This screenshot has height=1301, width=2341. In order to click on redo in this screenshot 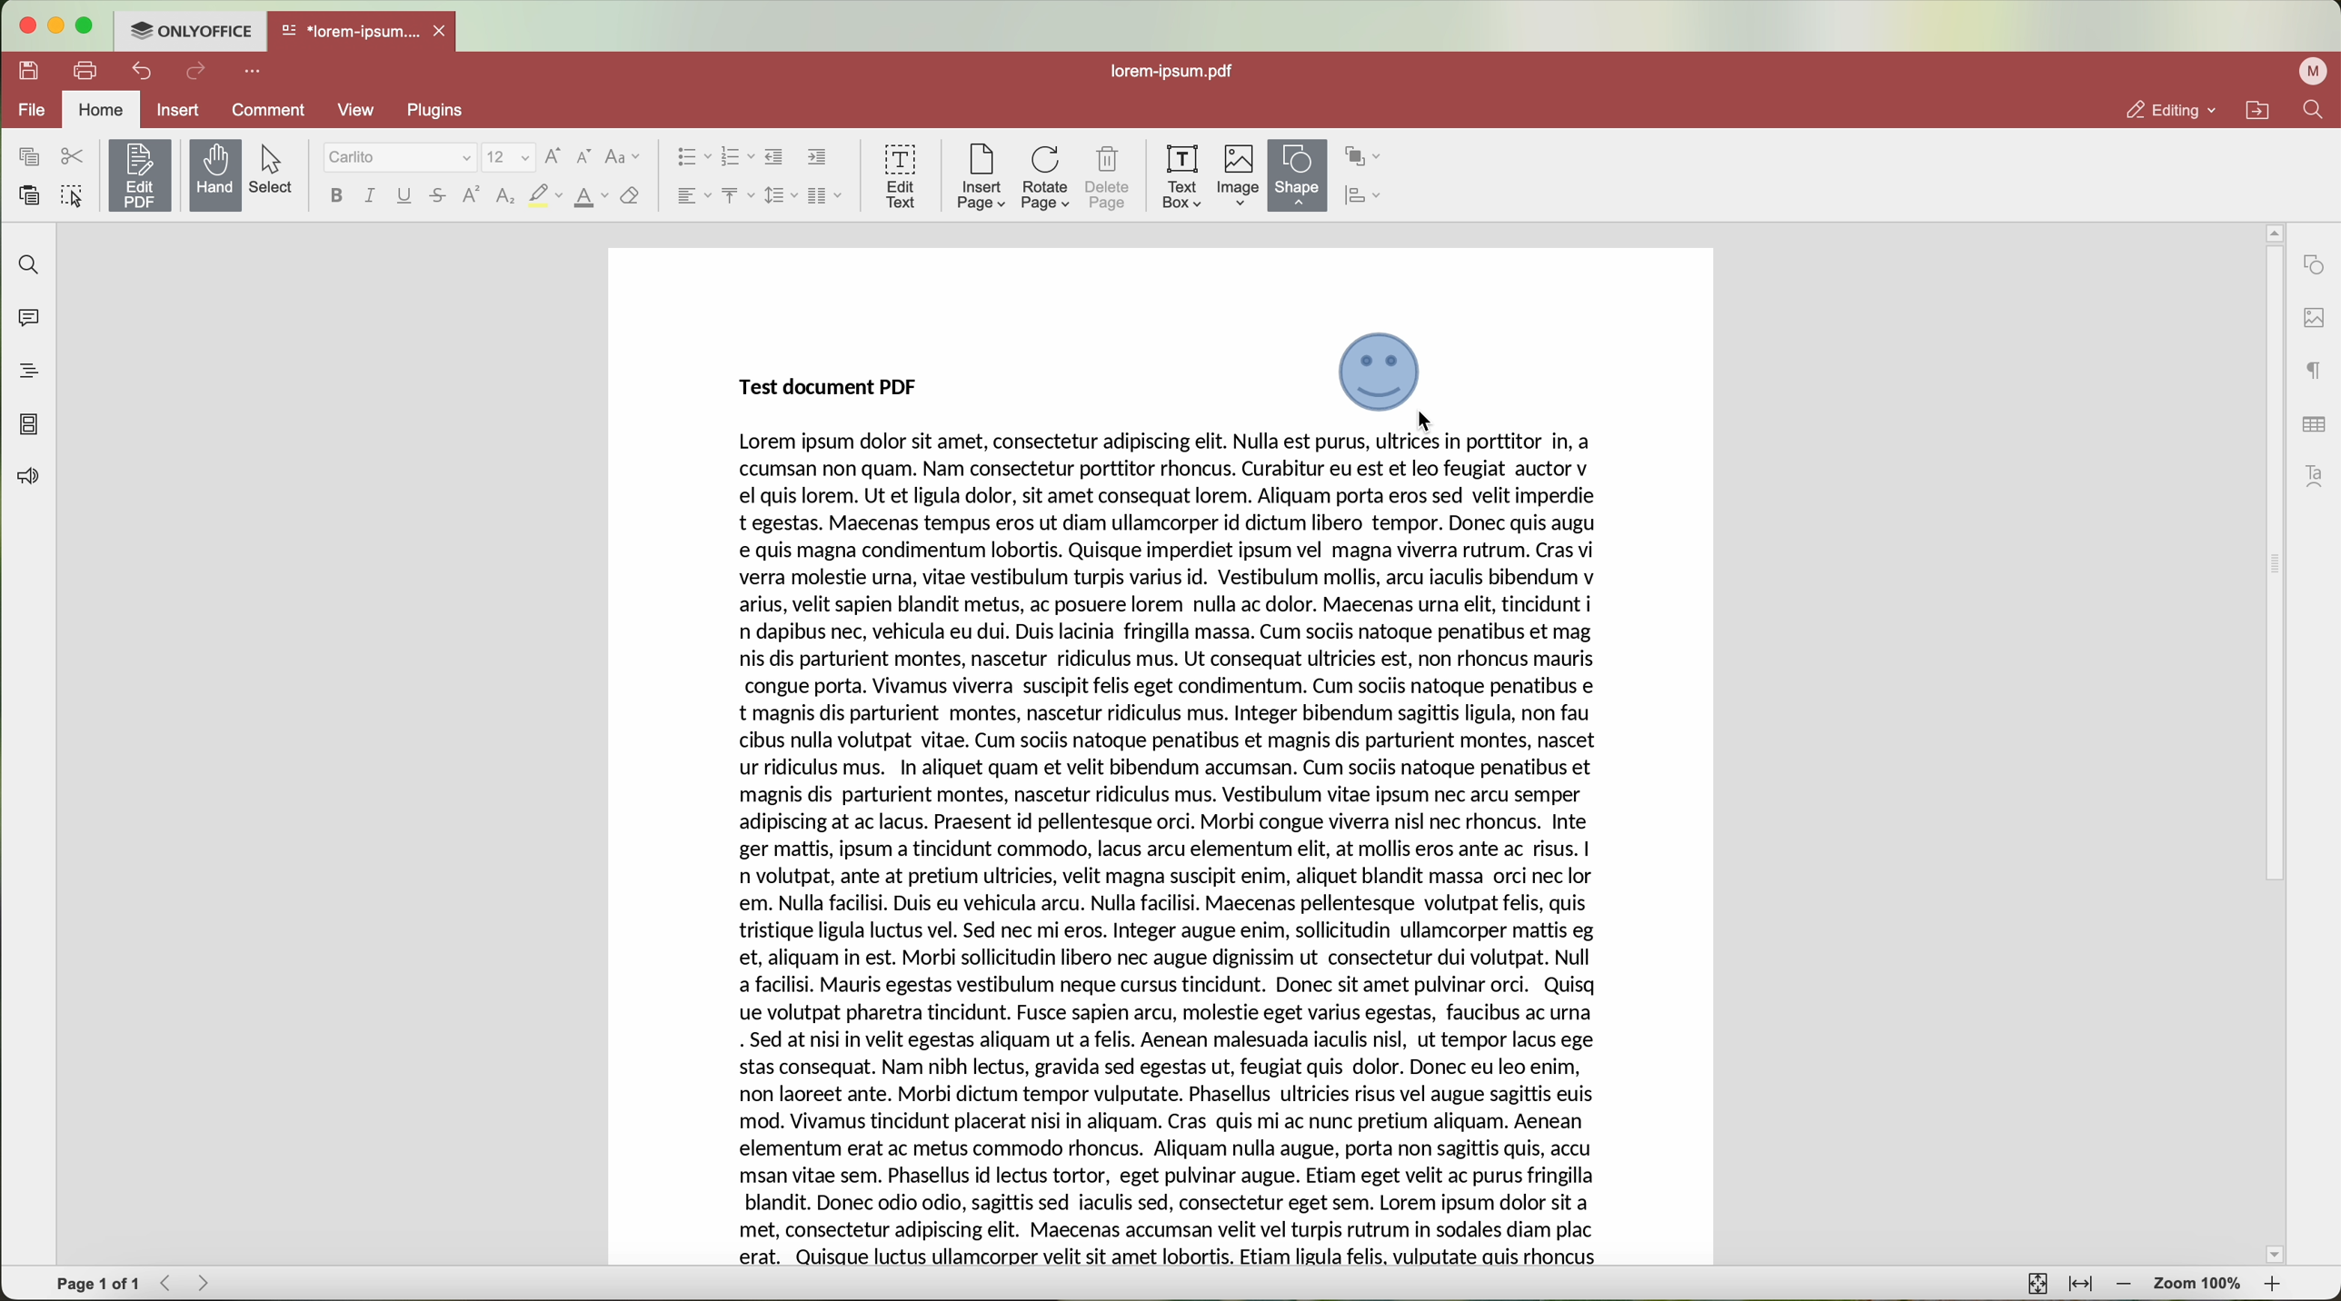, I will do `click(199, 74)`.